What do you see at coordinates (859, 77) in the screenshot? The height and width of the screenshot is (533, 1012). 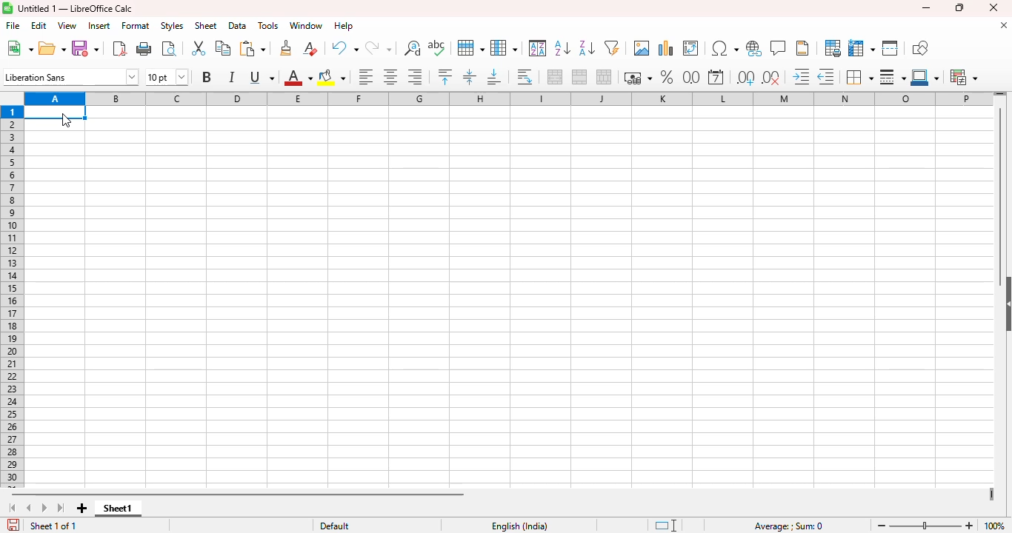 I see `borders` at bounding box center [859, 77].